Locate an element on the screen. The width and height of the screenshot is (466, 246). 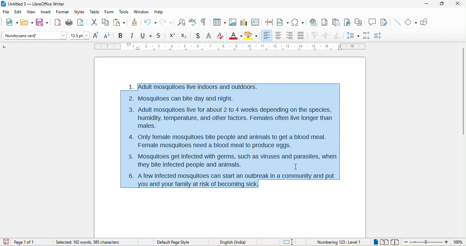
Untitled 3 — LibreOffice Writer is located at coordinates (36, 4).